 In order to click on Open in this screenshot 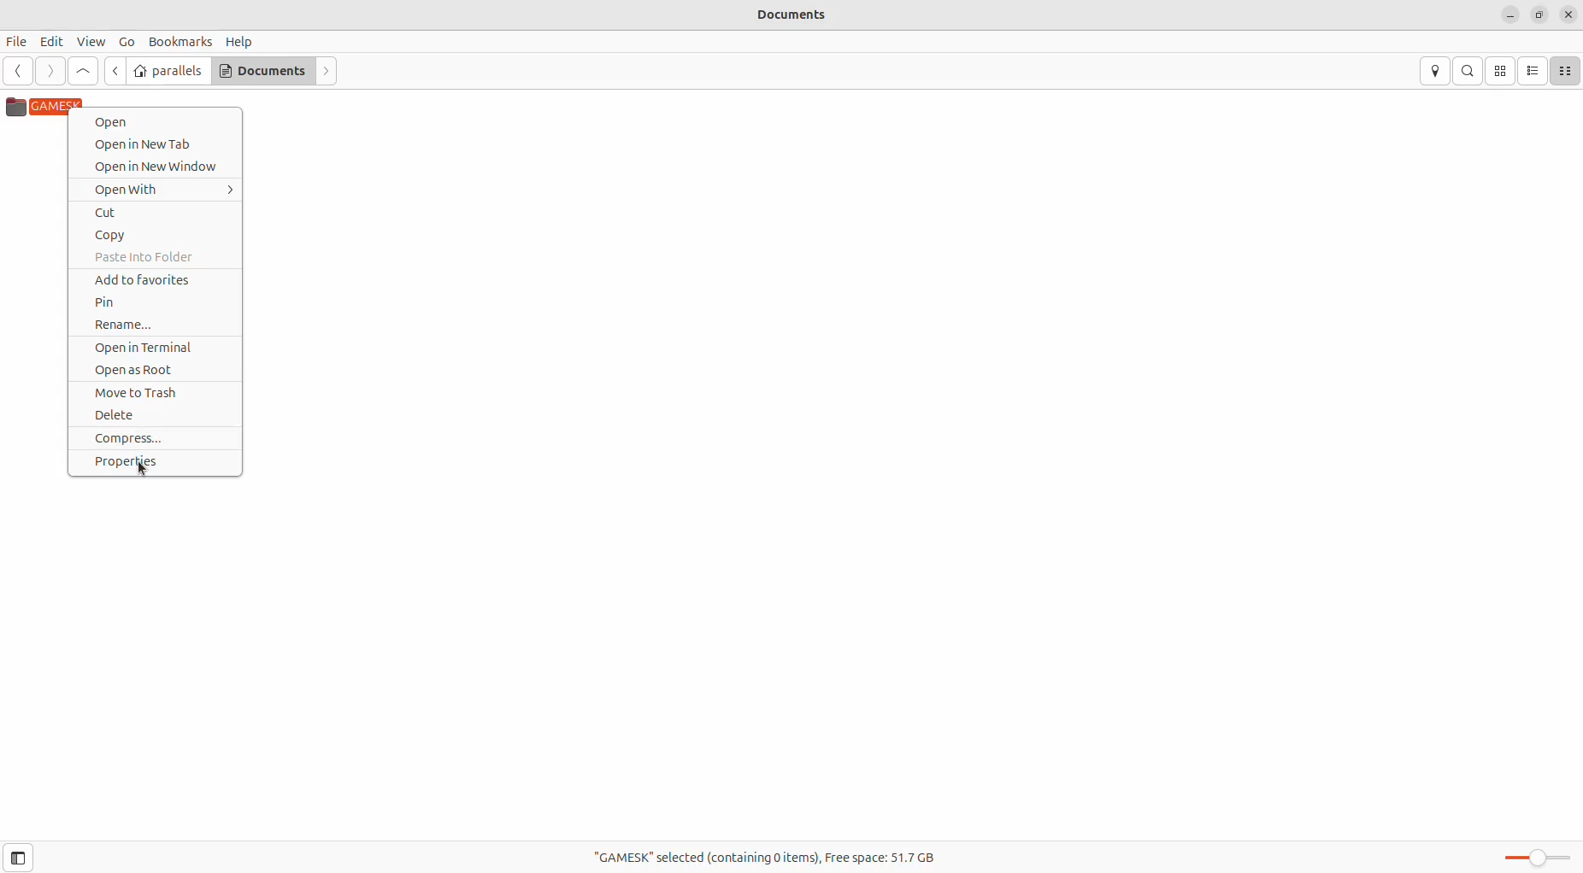, I will do `click(160, 121)`.